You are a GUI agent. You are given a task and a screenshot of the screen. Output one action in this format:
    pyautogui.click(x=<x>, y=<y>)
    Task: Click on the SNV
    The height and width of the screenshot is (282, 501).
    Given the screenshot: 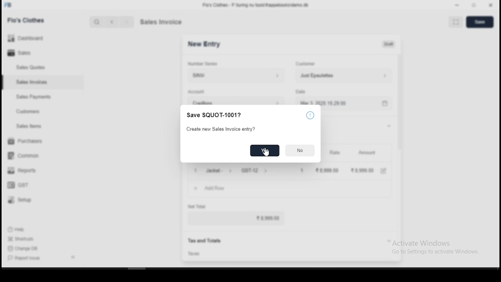 What is the action you would take?
    pyautogui.click(x=234, y=76)
    